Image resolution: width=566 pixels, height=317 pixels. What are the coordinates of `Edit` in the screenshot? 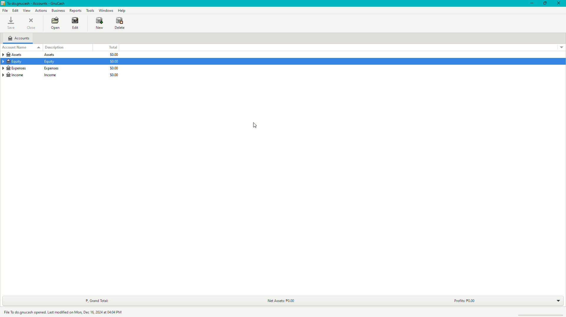 It's located at (75, 24).